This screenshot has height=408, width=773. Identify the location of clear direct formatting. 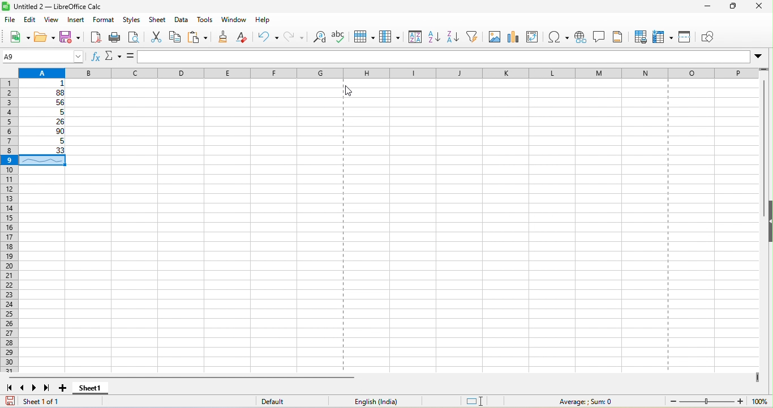
(245, 37).